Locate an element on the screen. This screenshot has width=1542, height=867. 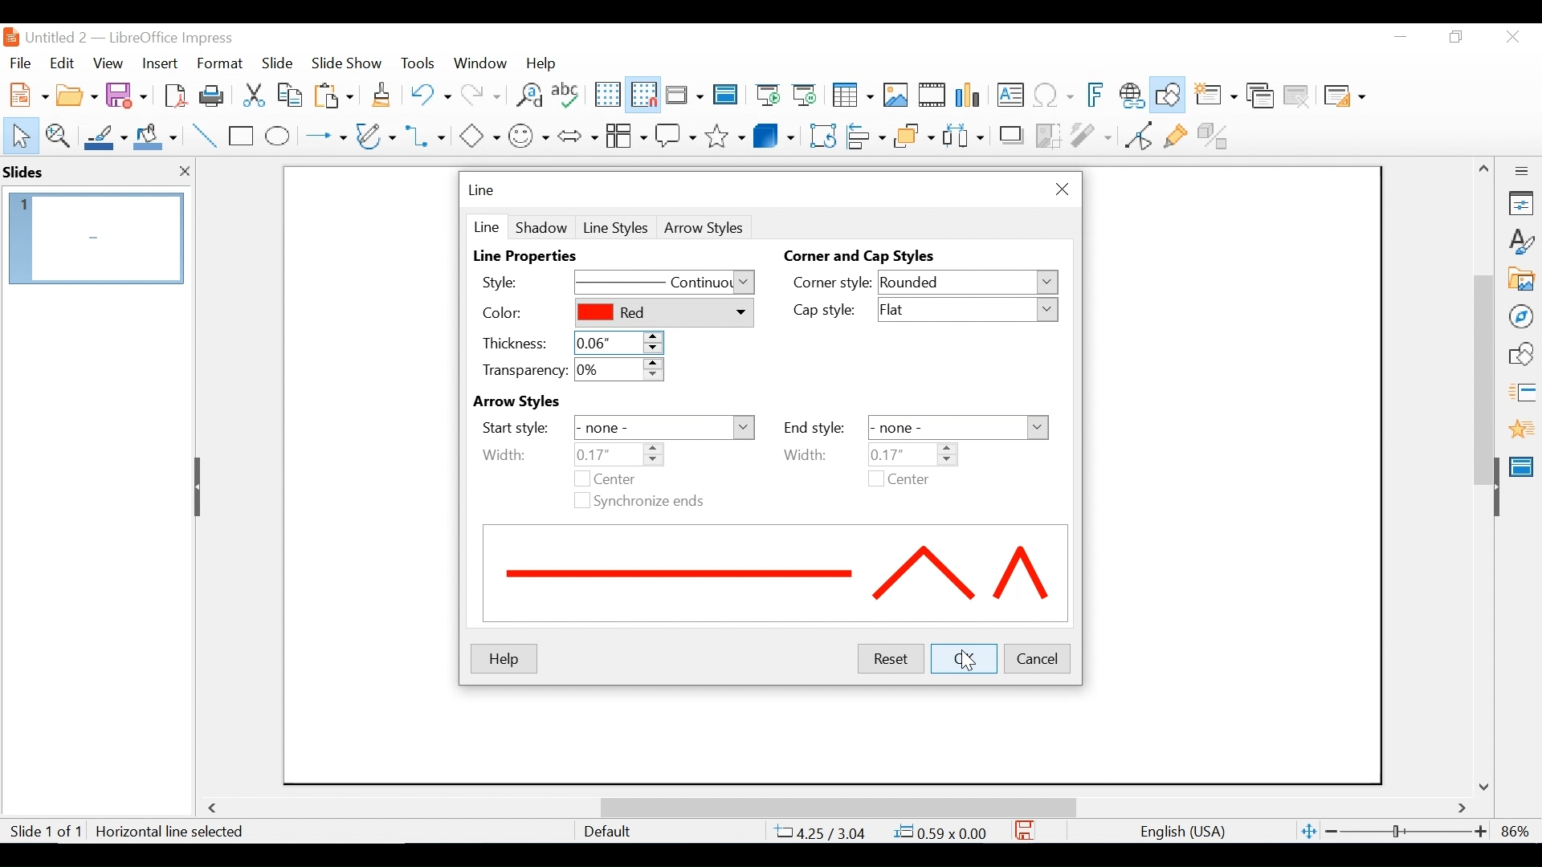
Thickness is located at coordinates (514, 343).